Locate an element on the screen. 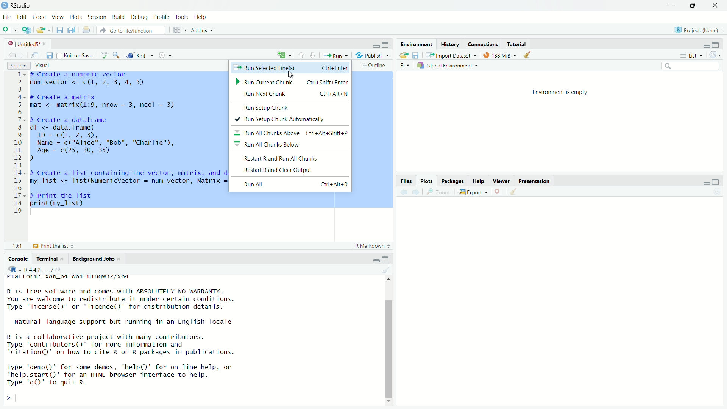 This screenshot has height=409, width=727. Session is located at coordinates (98, 17).